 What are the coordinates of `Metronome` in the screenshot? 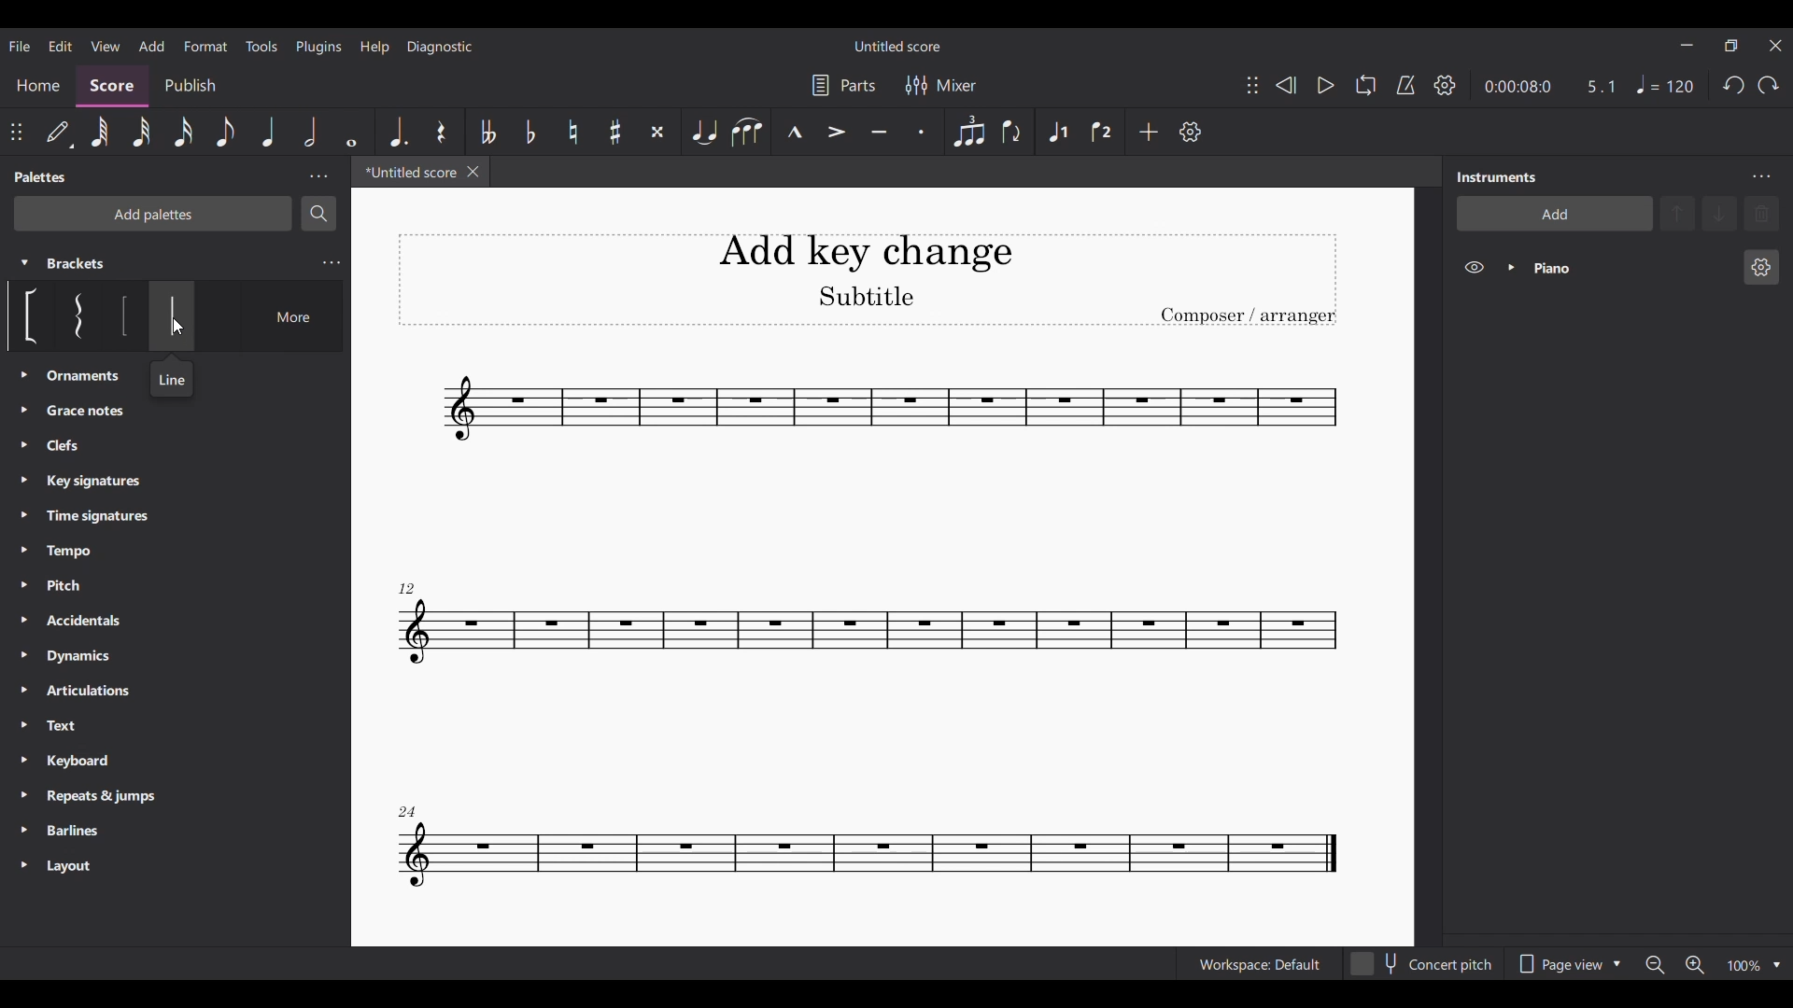 It's located at (1405, 85).